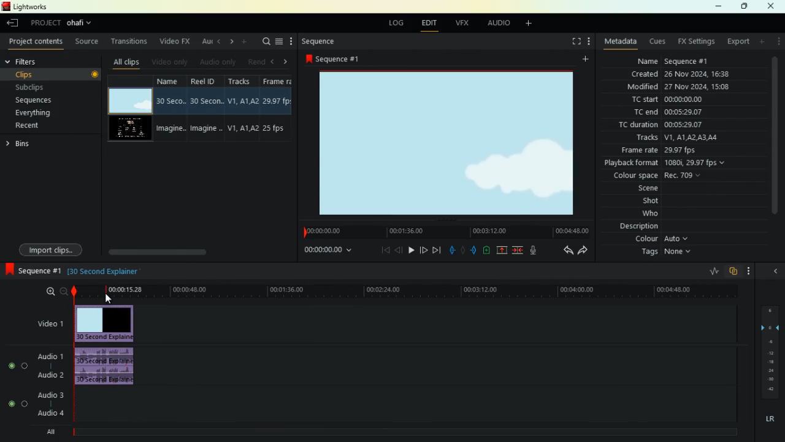 The image size is (785, 442). Describe the element at coordinates (585, 252) in the screenshot. I see `forward` at that location.